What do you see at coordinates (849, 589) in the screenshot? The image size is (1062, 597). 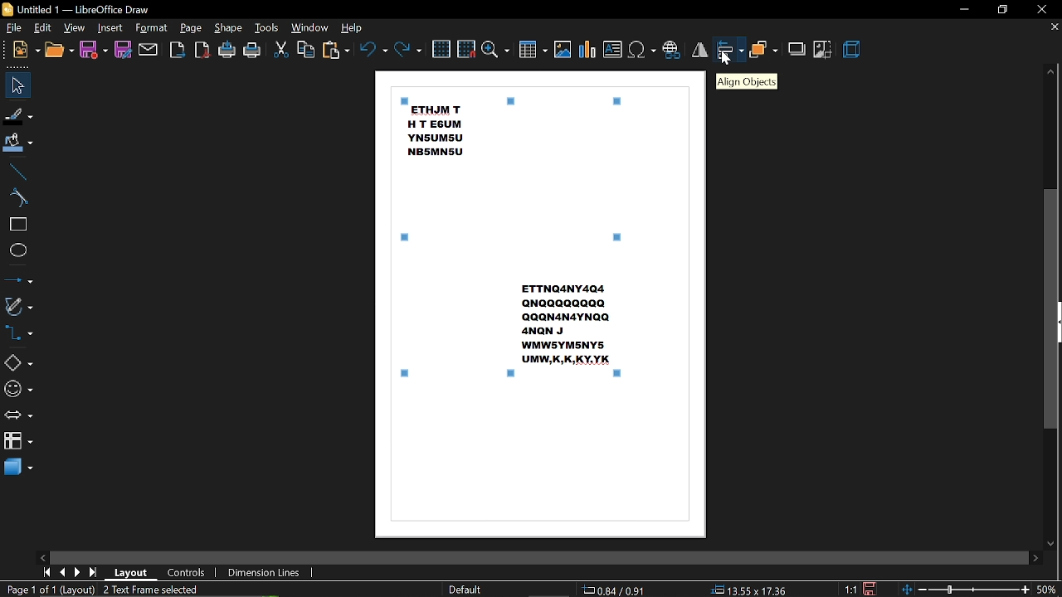 I see `1:1` at bounding box center [849, 589].